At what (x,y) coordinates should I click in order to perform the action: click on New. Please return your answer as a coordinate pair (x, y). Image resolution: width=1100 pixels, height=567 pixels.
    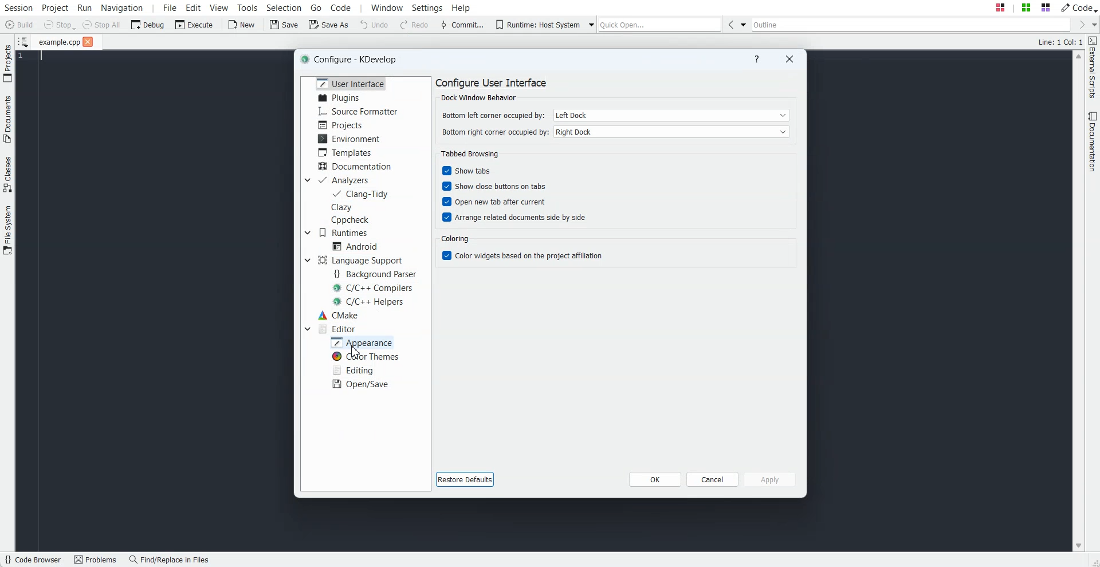
    Looking at the image, I should click on (243, 25).